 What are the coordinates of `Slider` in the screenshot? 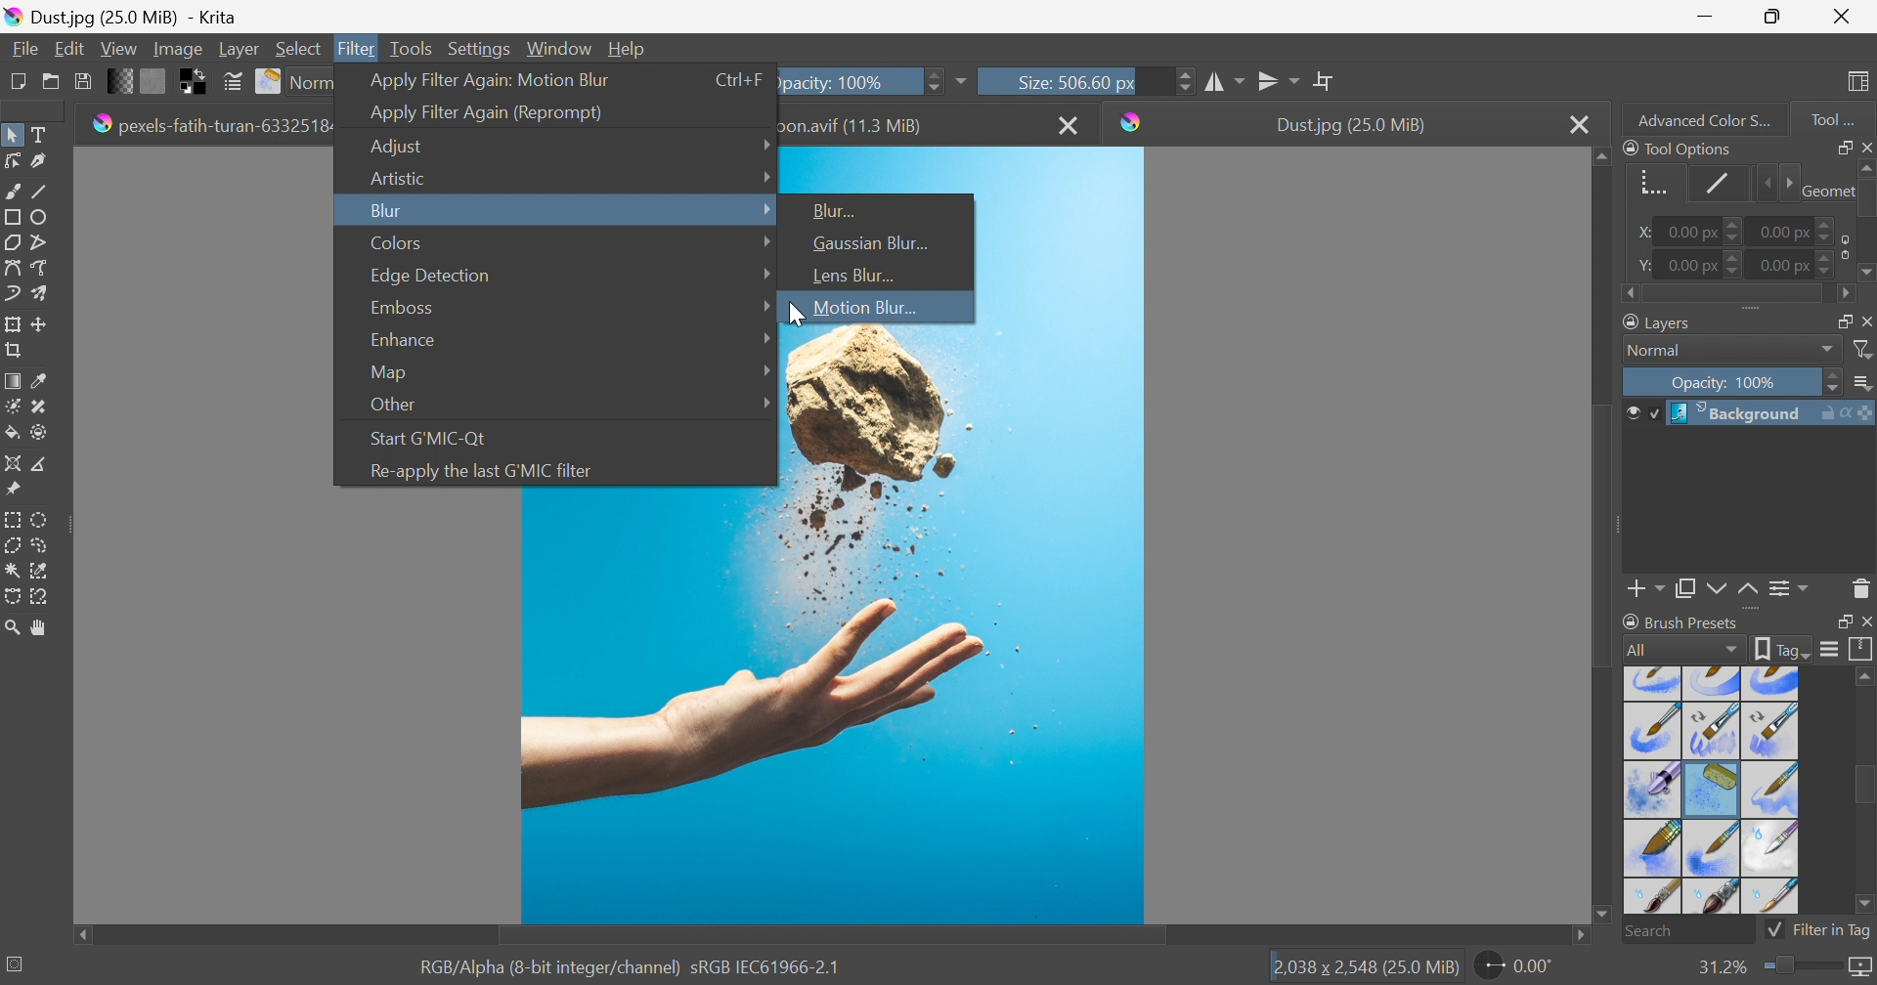 It's located at (1775, 184).